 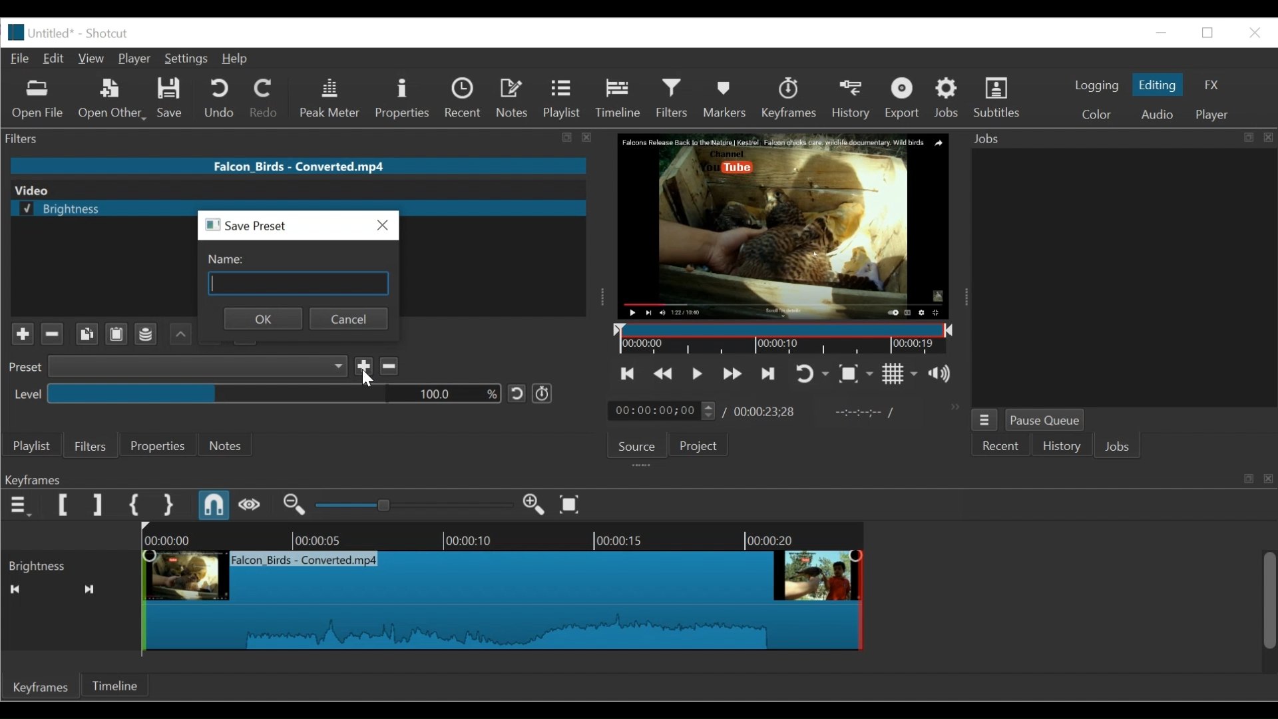 I want to click on Save, so click(x=170, y=99).